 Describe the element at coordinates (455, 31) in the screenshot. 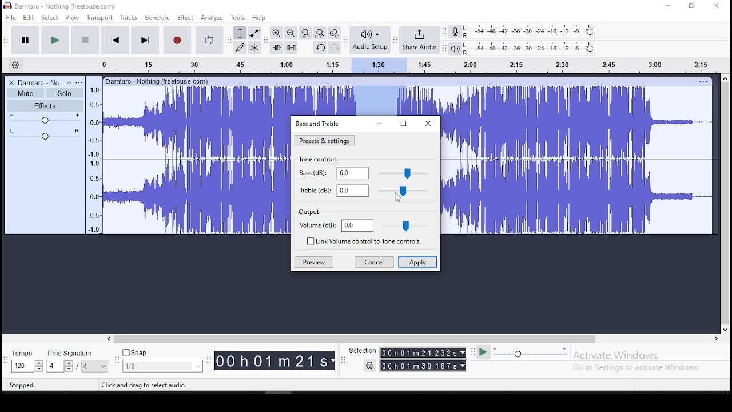

I see `record meter` at that location.